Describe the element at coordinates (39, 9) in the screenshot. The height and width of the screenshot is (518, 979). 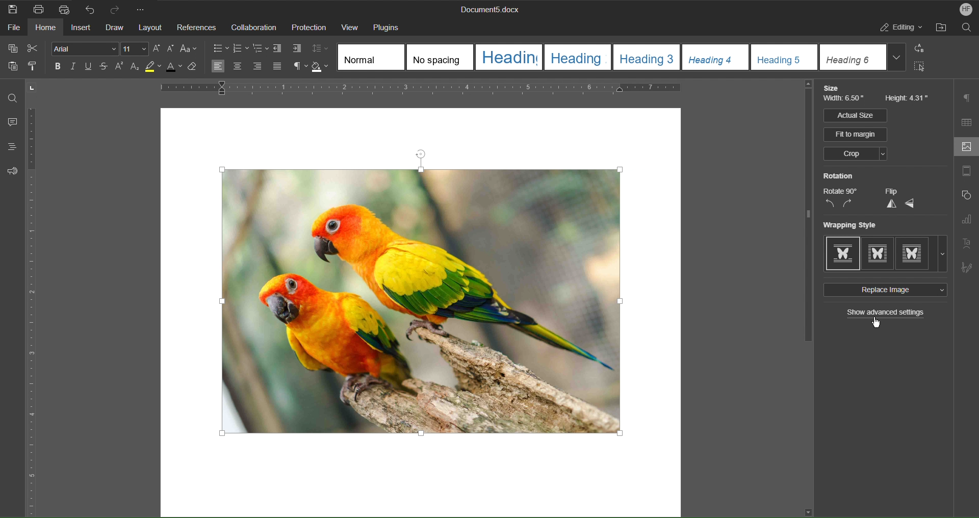
I see `Print` at that location.